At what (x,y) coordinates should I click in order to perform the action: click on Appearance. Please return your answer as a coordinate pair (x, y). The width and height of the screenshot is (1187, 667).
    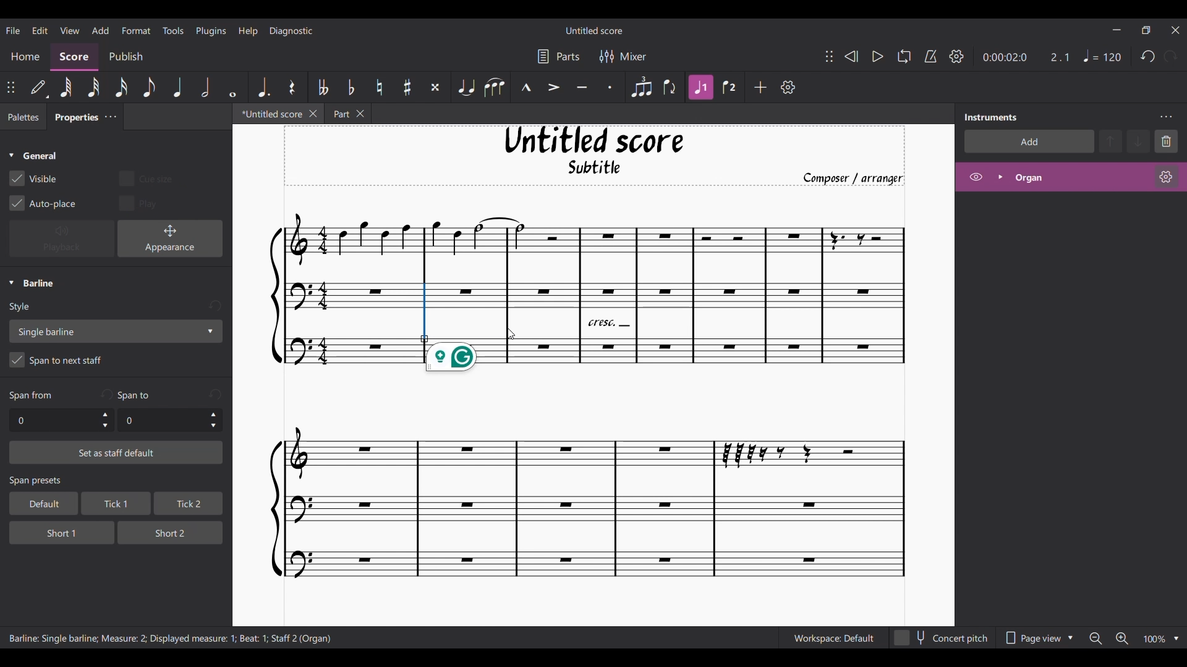
    Looking at the image, I should click on (170, 238).